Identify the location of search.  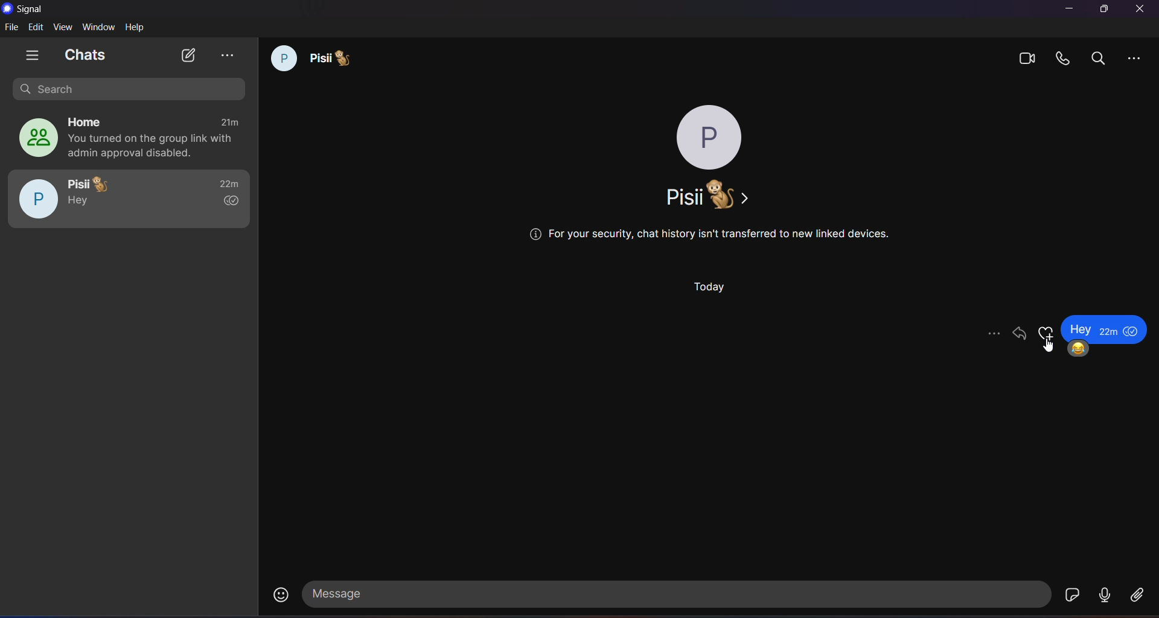
(1101, 57).